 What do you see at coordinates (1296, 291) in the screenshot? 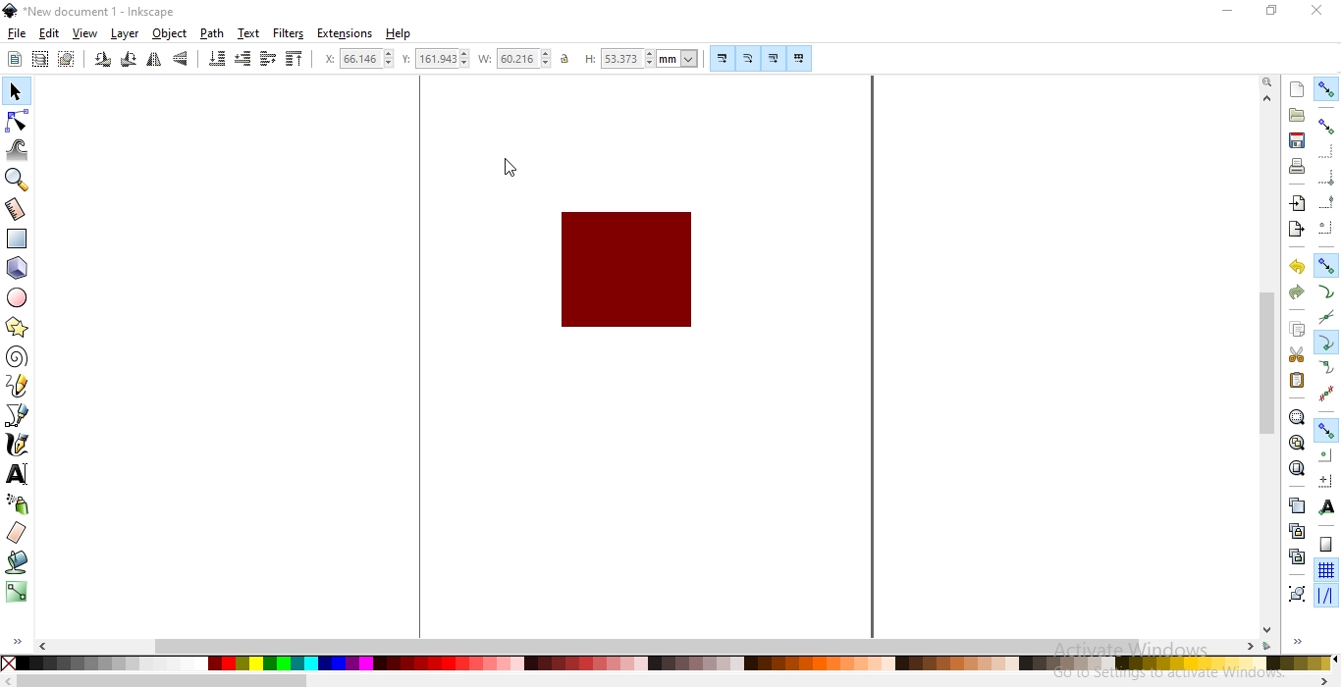
I see `redo an action` at bounding box center [1296, 291].